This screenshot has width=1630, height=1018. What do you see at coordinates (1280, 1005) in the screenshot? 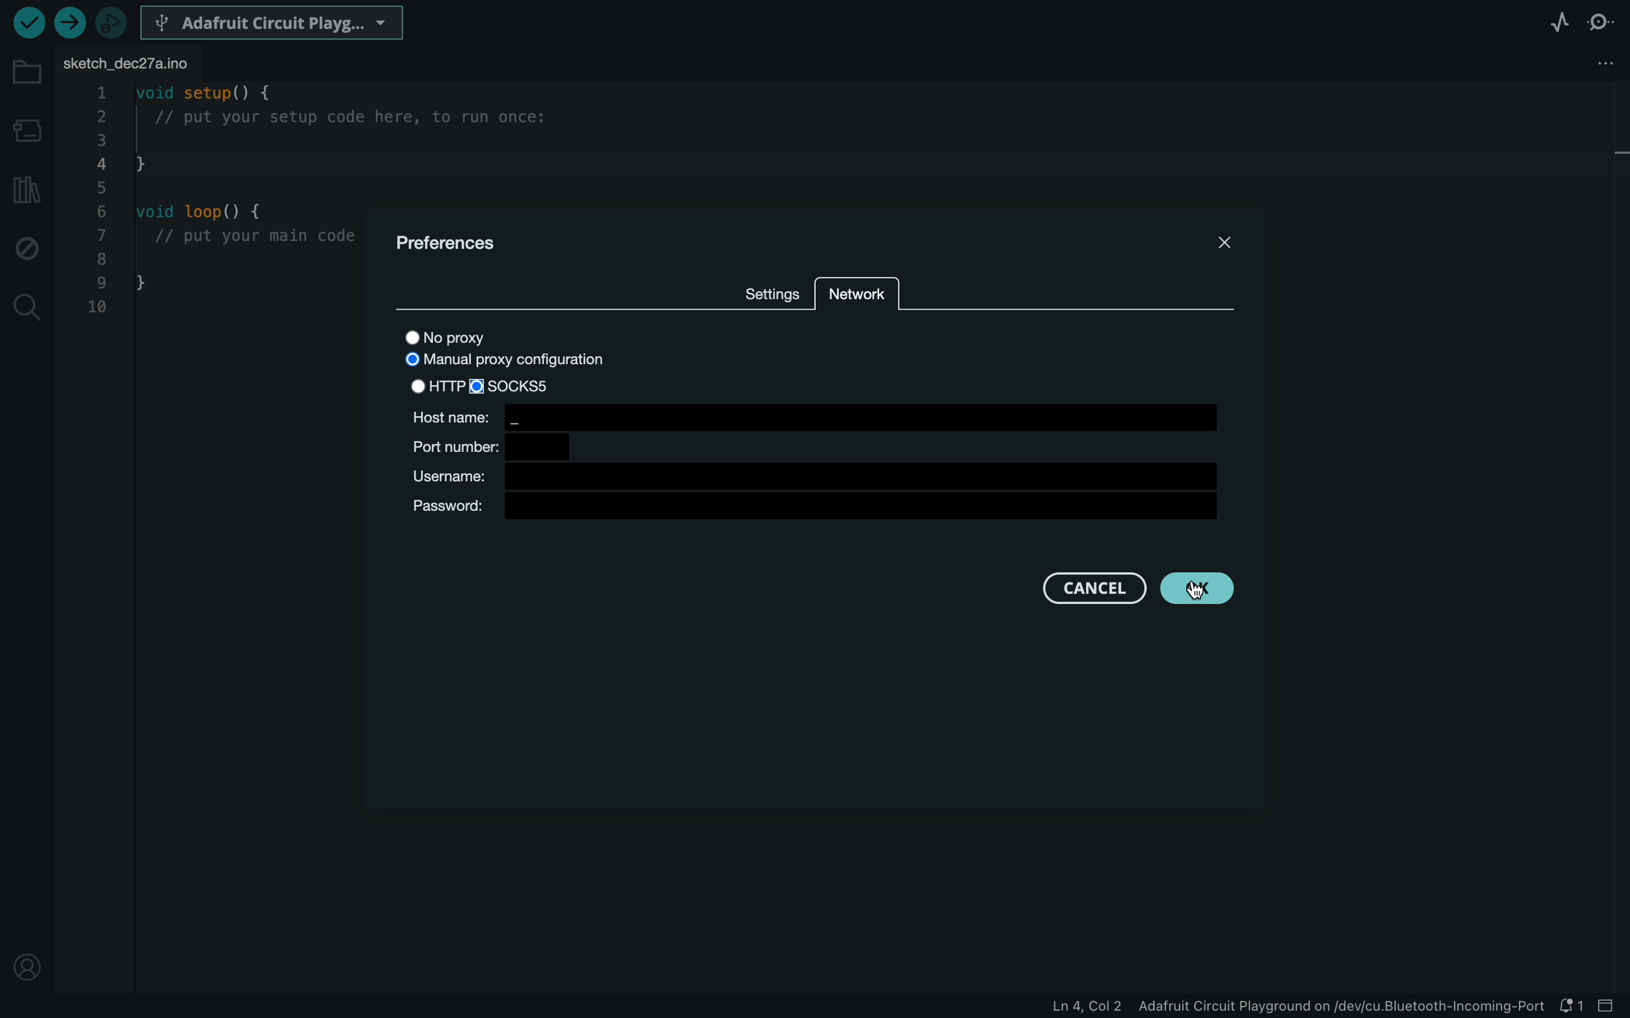
I see `file information` at bounding box center [1280, 1005].